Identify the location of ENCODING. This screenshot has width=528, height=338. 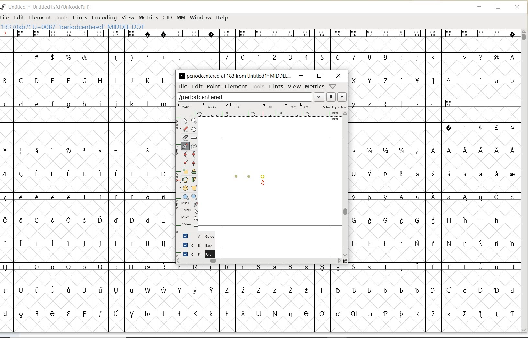
(104, 18).